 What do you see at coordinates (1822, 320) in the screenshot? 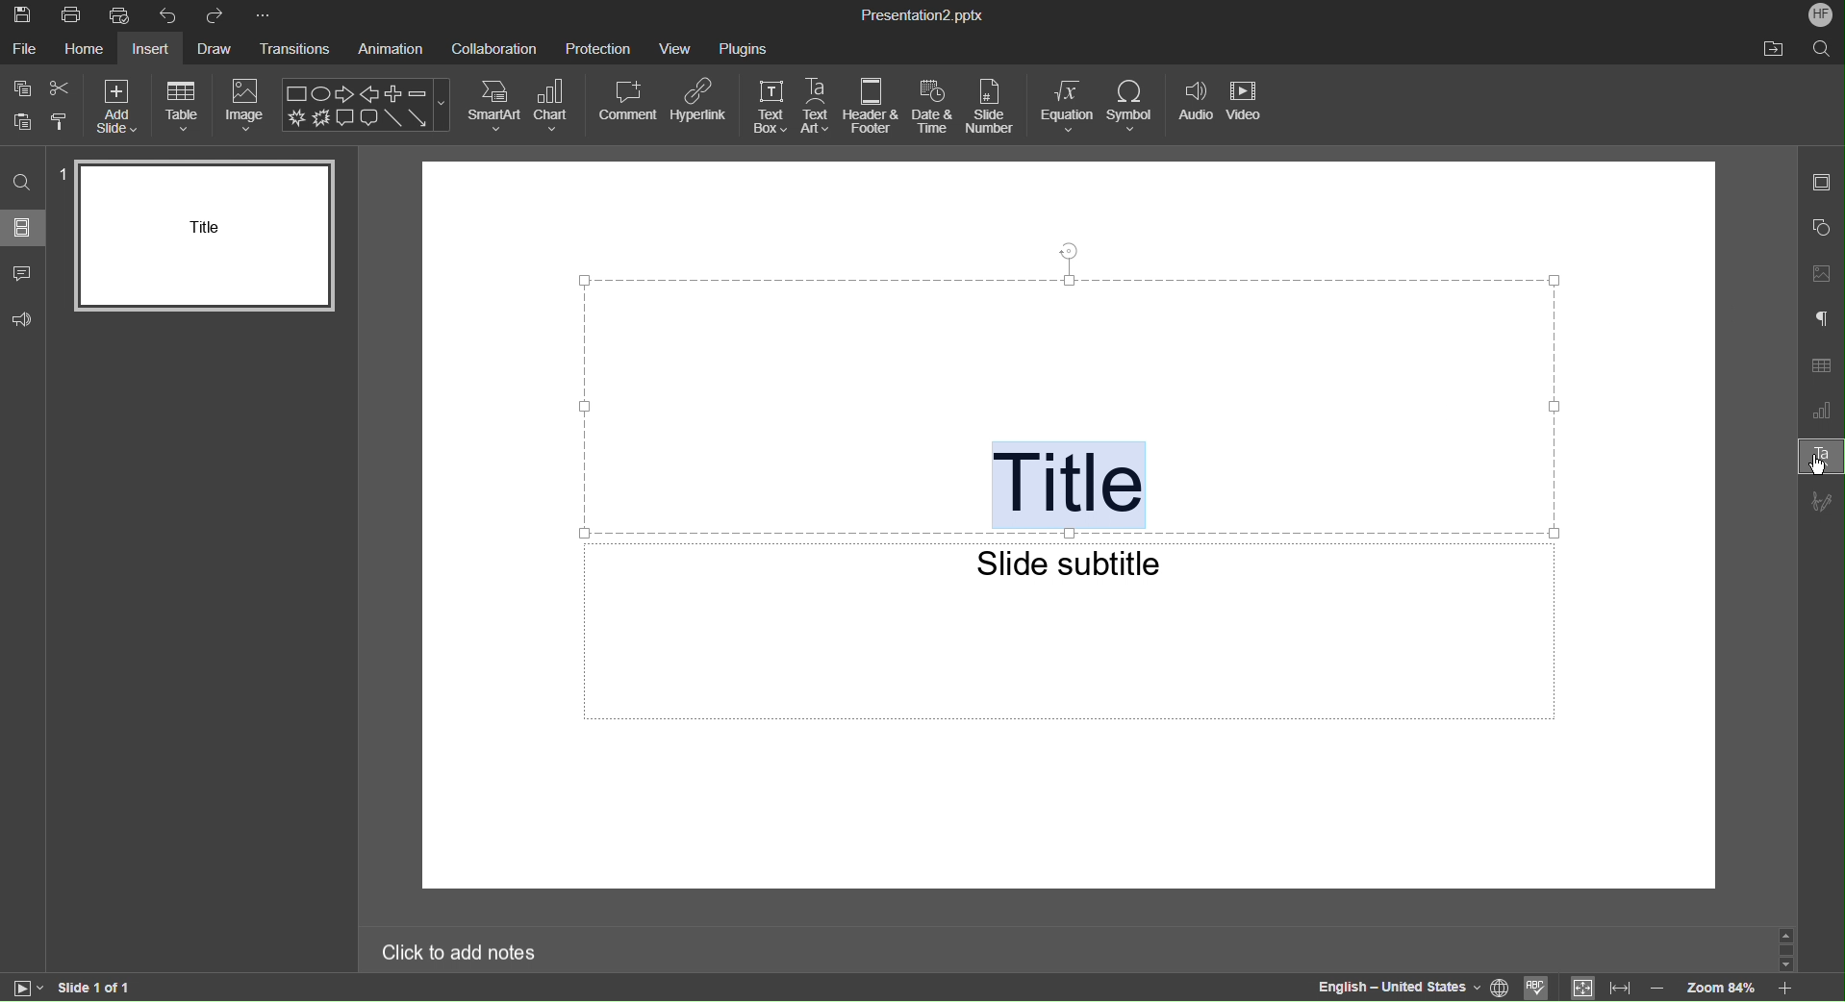
I see `Paragraph Settings` at bounding box center [1822, 320].